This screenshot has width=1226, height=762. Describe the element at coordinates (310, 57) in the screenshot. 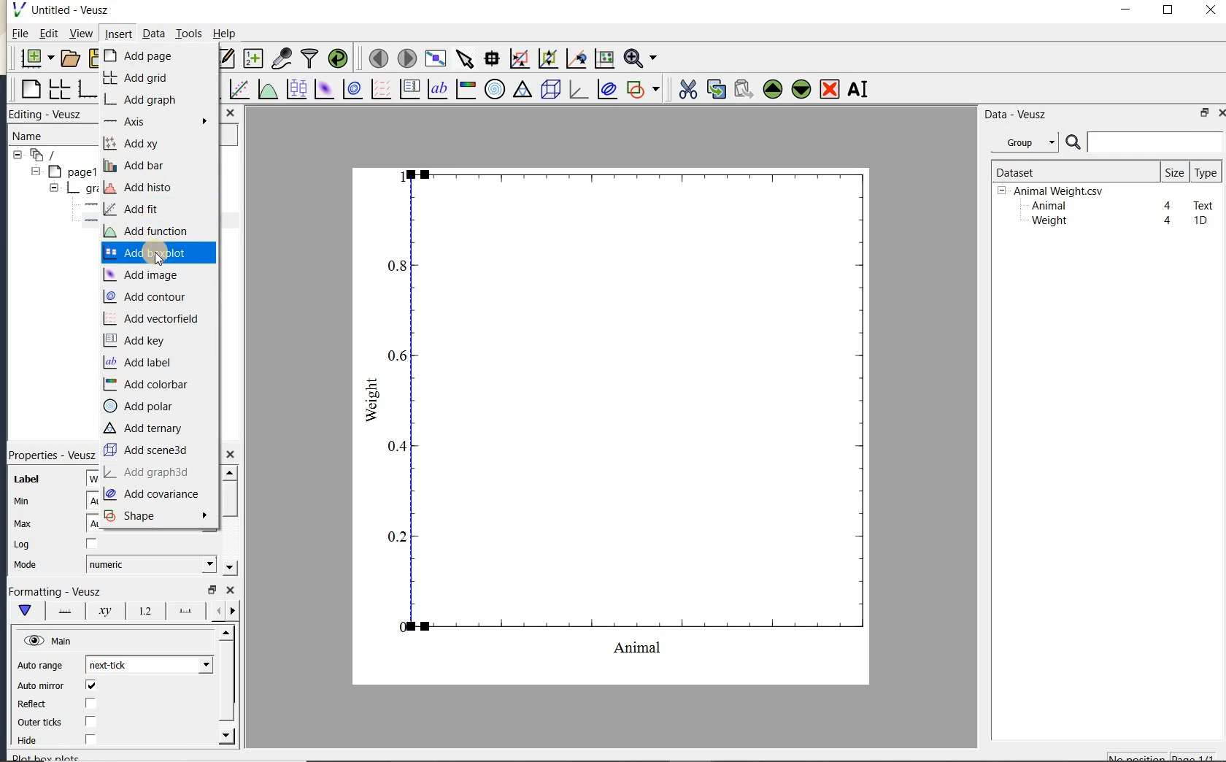

I see `filter data` at that location.